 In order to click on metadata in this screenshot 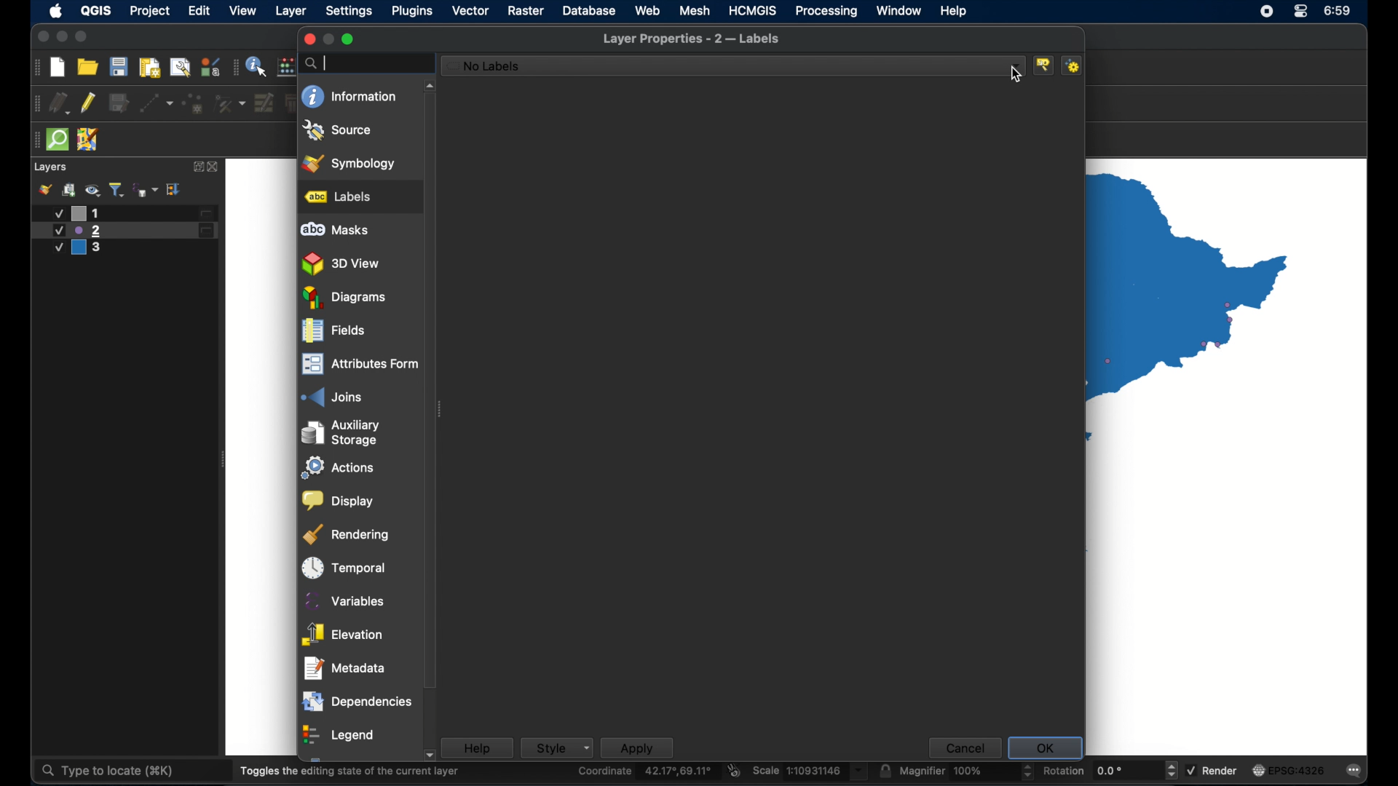, I will do `click(345, 668)`.